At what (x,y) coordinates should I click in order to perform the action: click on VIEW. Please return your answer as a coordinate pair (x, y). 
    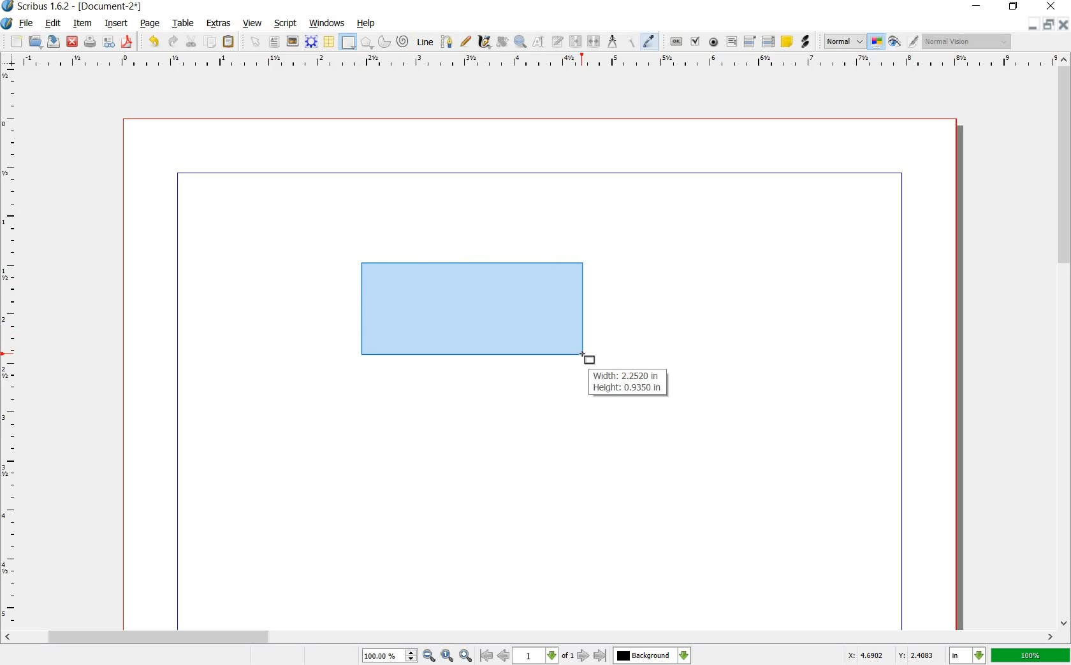
    Looking at the image, I should click on (251, 24).